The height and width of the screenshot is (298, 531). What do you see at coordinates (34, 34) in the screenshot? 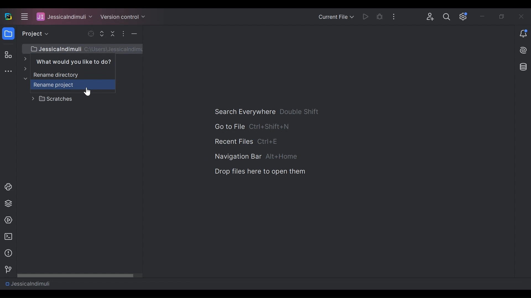
I see `project view` at bounding box center [34, 34].